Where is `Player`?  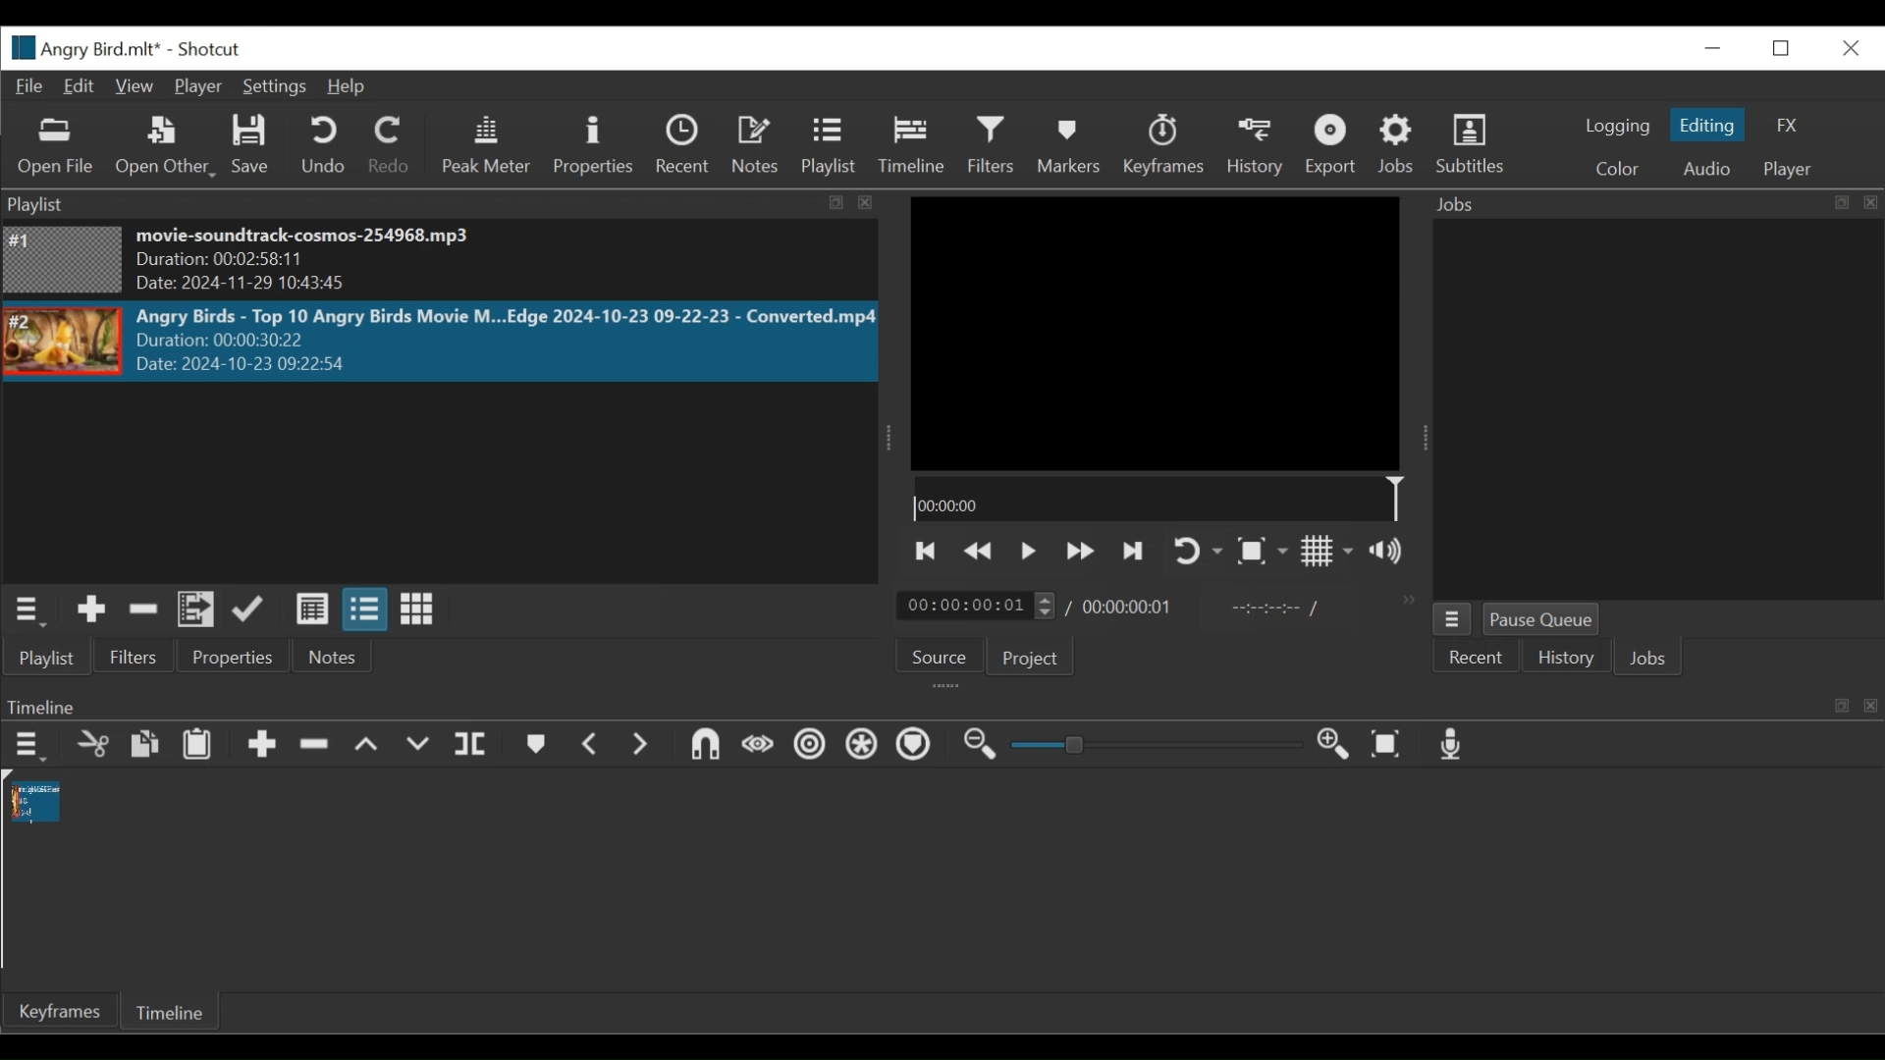
Player is located at coordinates (1790, 171).